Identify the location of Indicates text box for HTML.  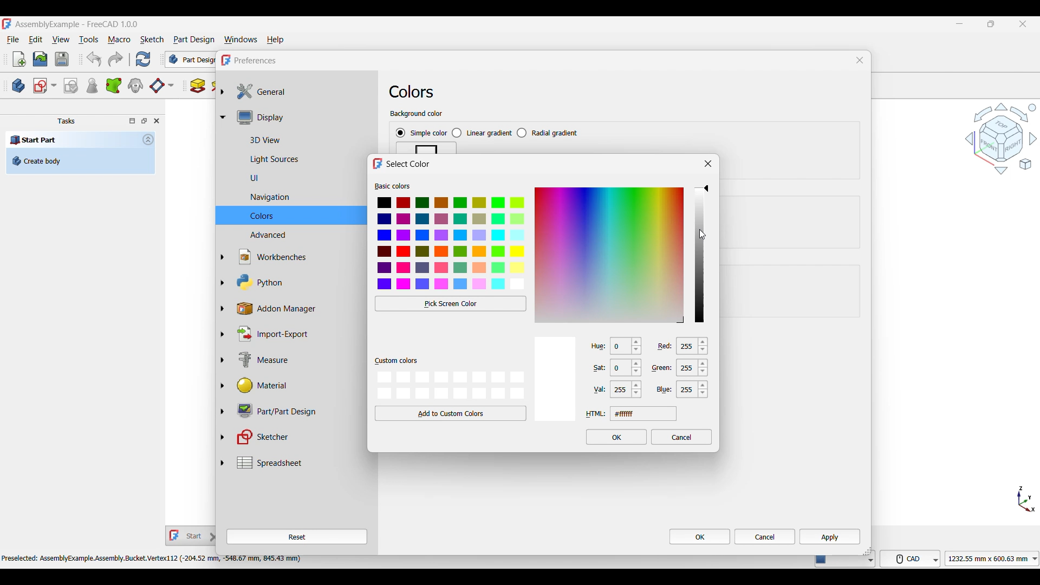
(596, 414).